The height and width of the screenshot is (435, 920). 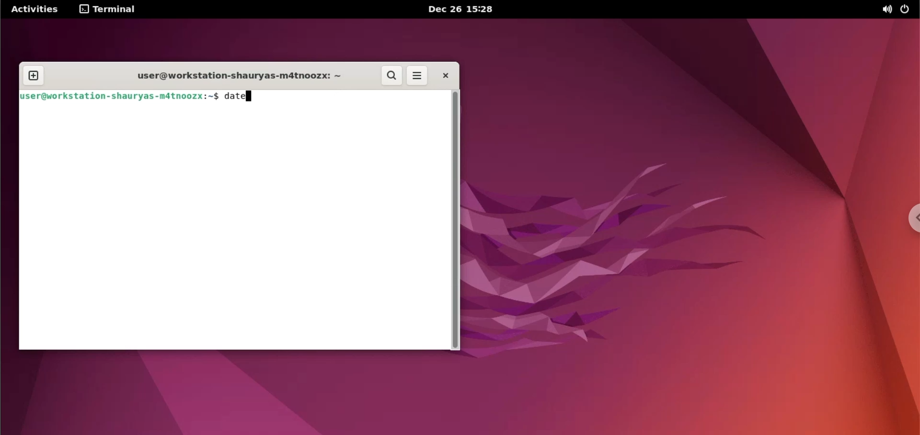 I want to click on sound options, so click(x=886, y=9).